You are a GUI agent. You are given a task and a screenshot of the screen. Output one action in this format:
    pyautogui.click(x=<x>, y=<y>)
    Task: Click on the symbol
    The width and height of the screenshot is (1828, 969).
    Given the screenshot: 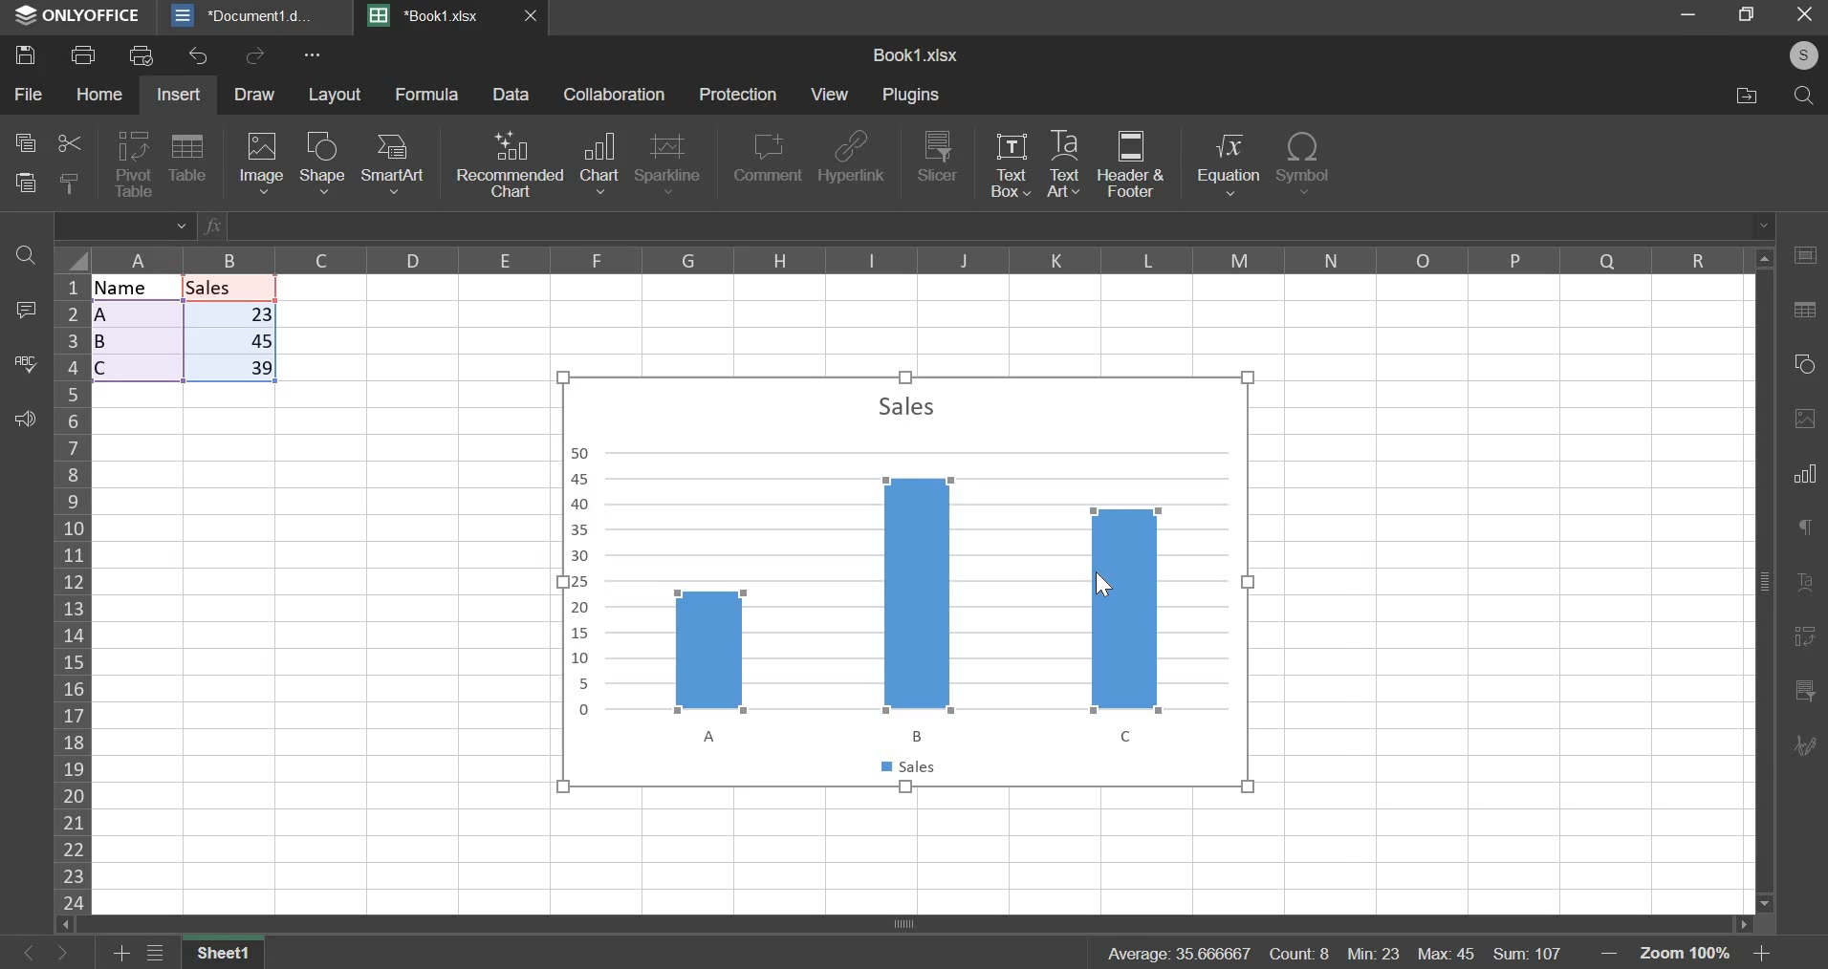 What is the action you would take?
    pyautogui.click(x=1302, y=164)
    